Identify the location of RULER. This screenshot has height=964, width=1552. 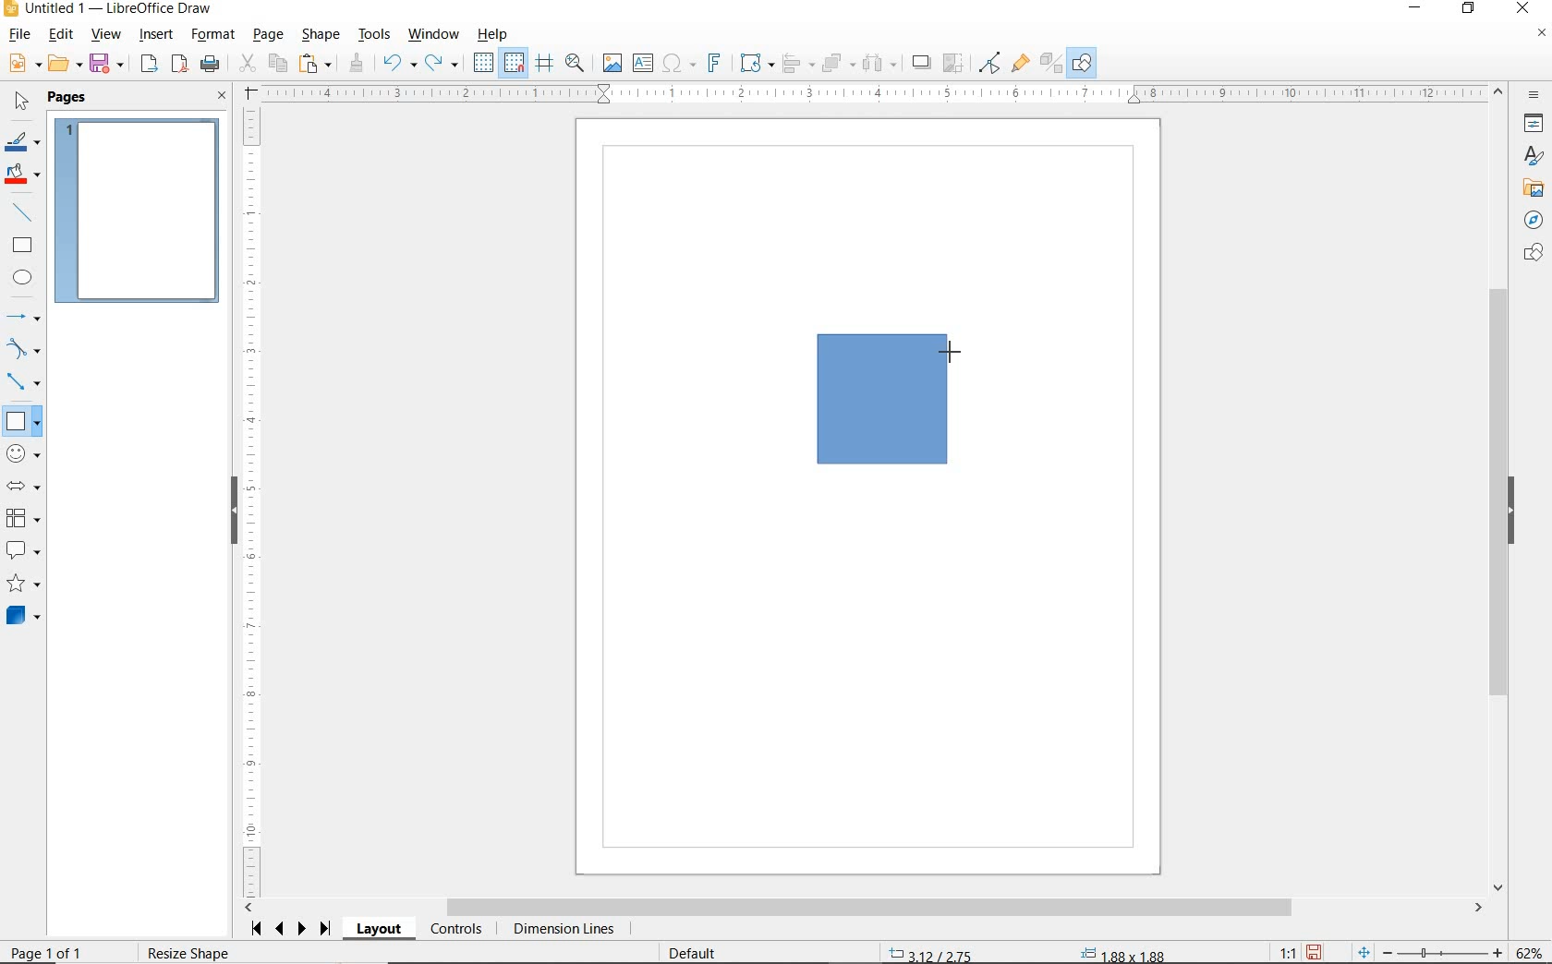
(874, 93).